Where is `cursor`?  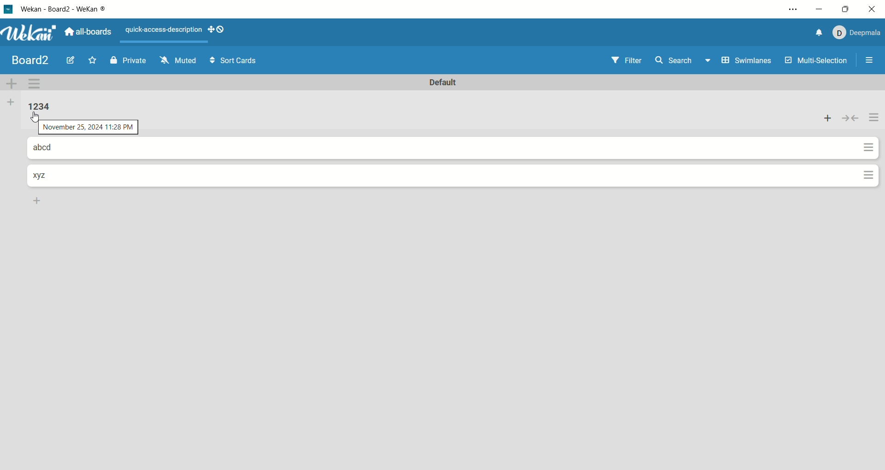
cursor is located at coordinates (35, 118).